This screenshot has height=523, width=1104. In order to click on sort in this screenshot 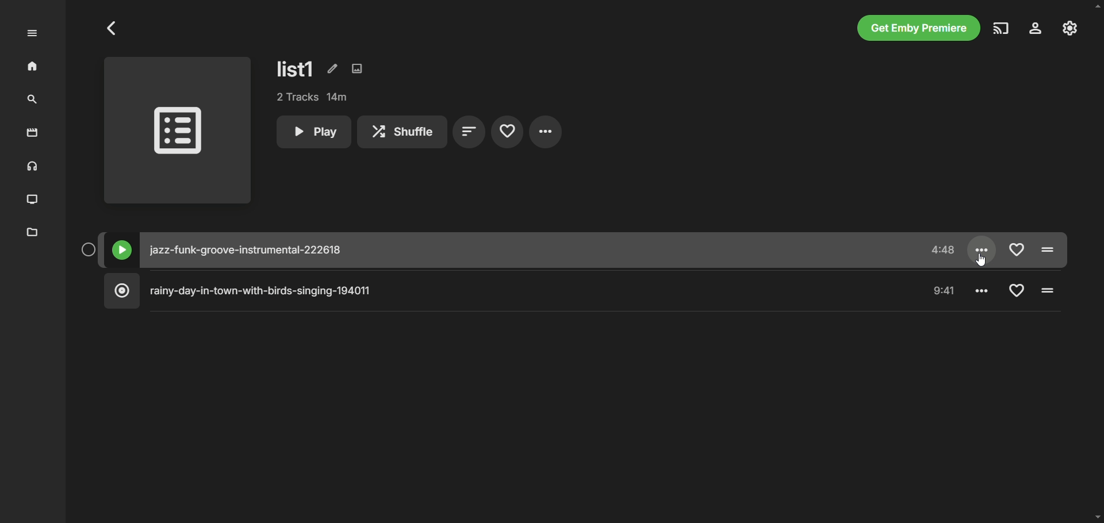, I will do `click(469, 132)`.